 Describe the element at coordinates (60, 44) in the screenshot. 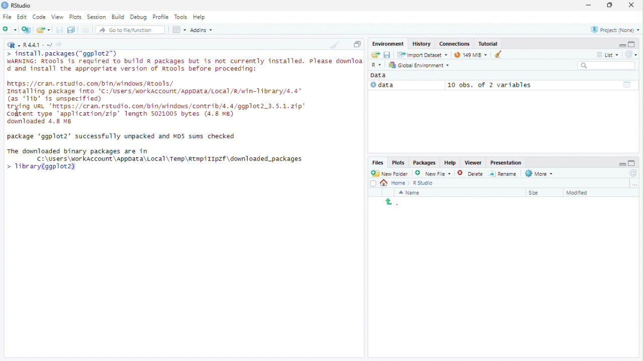

I see `View current working directory` at that location.